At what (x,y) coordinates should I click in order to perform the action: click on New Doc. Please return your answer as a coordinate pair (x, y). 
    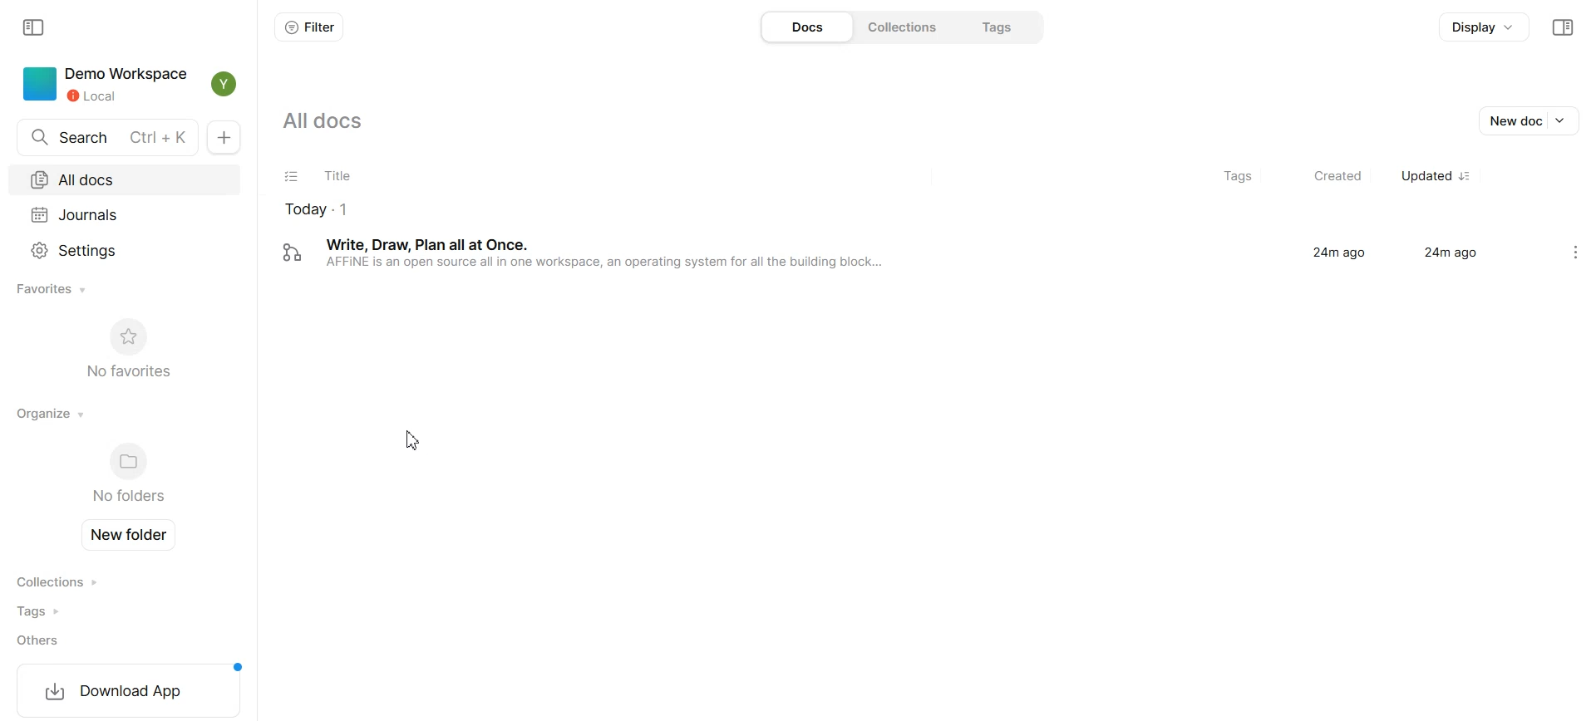
    Looking at the image, I should click on (224, 139).